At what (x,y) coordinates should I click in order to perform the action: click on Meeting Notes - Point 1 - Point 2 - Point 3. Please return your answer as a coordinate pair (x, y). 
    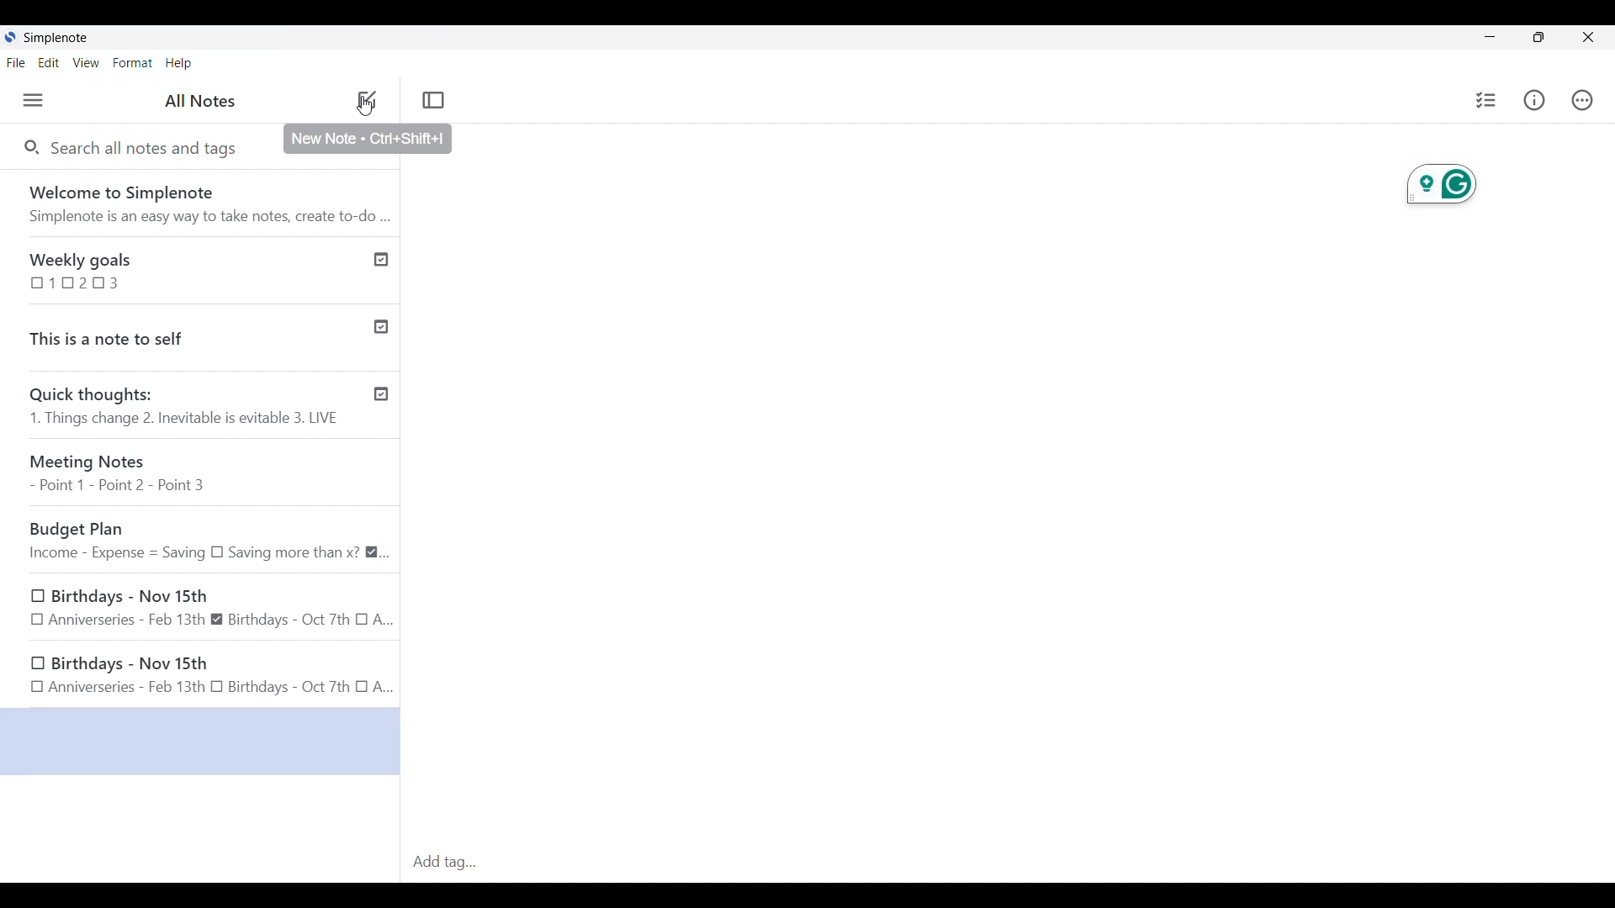
    Looking at the image, I should click on (206, 474).